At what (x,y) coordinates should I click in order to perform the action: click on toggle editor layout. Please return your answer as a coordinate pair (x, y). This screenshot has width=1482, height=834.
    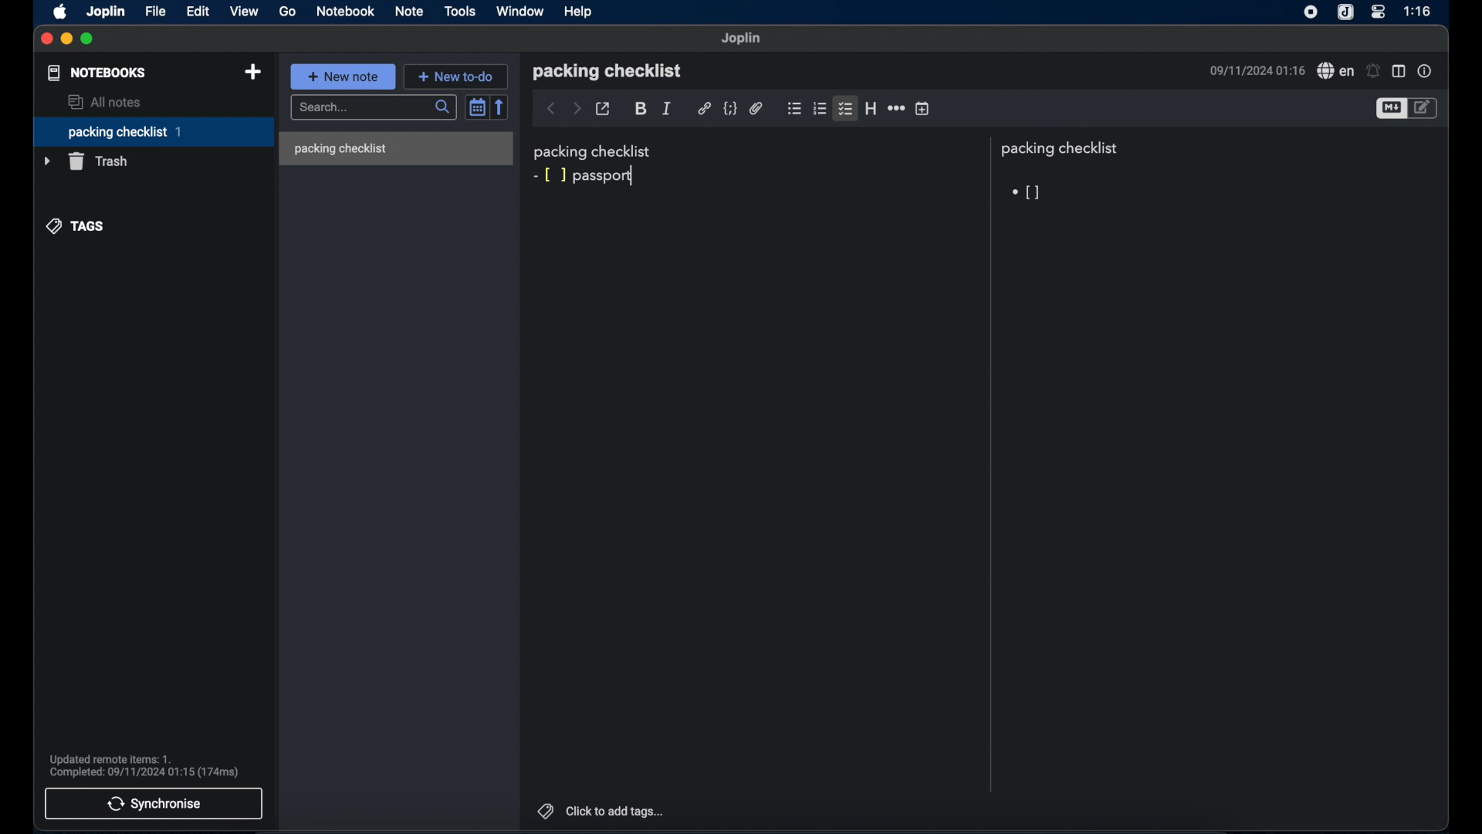
    Looking at the image, I should click on (1399, 70).